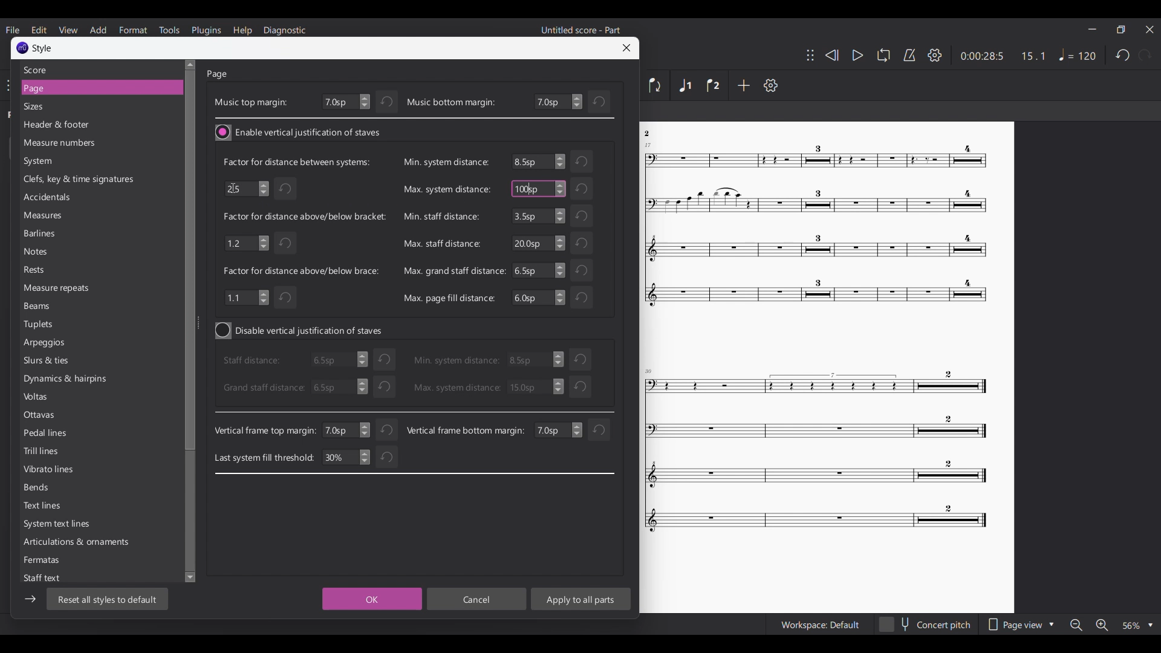 The image size is (1161, 653). What do you see at coordinates (538, 360) in the screenshot?
I see `3.5 sp` at bounding box center [538, 360].